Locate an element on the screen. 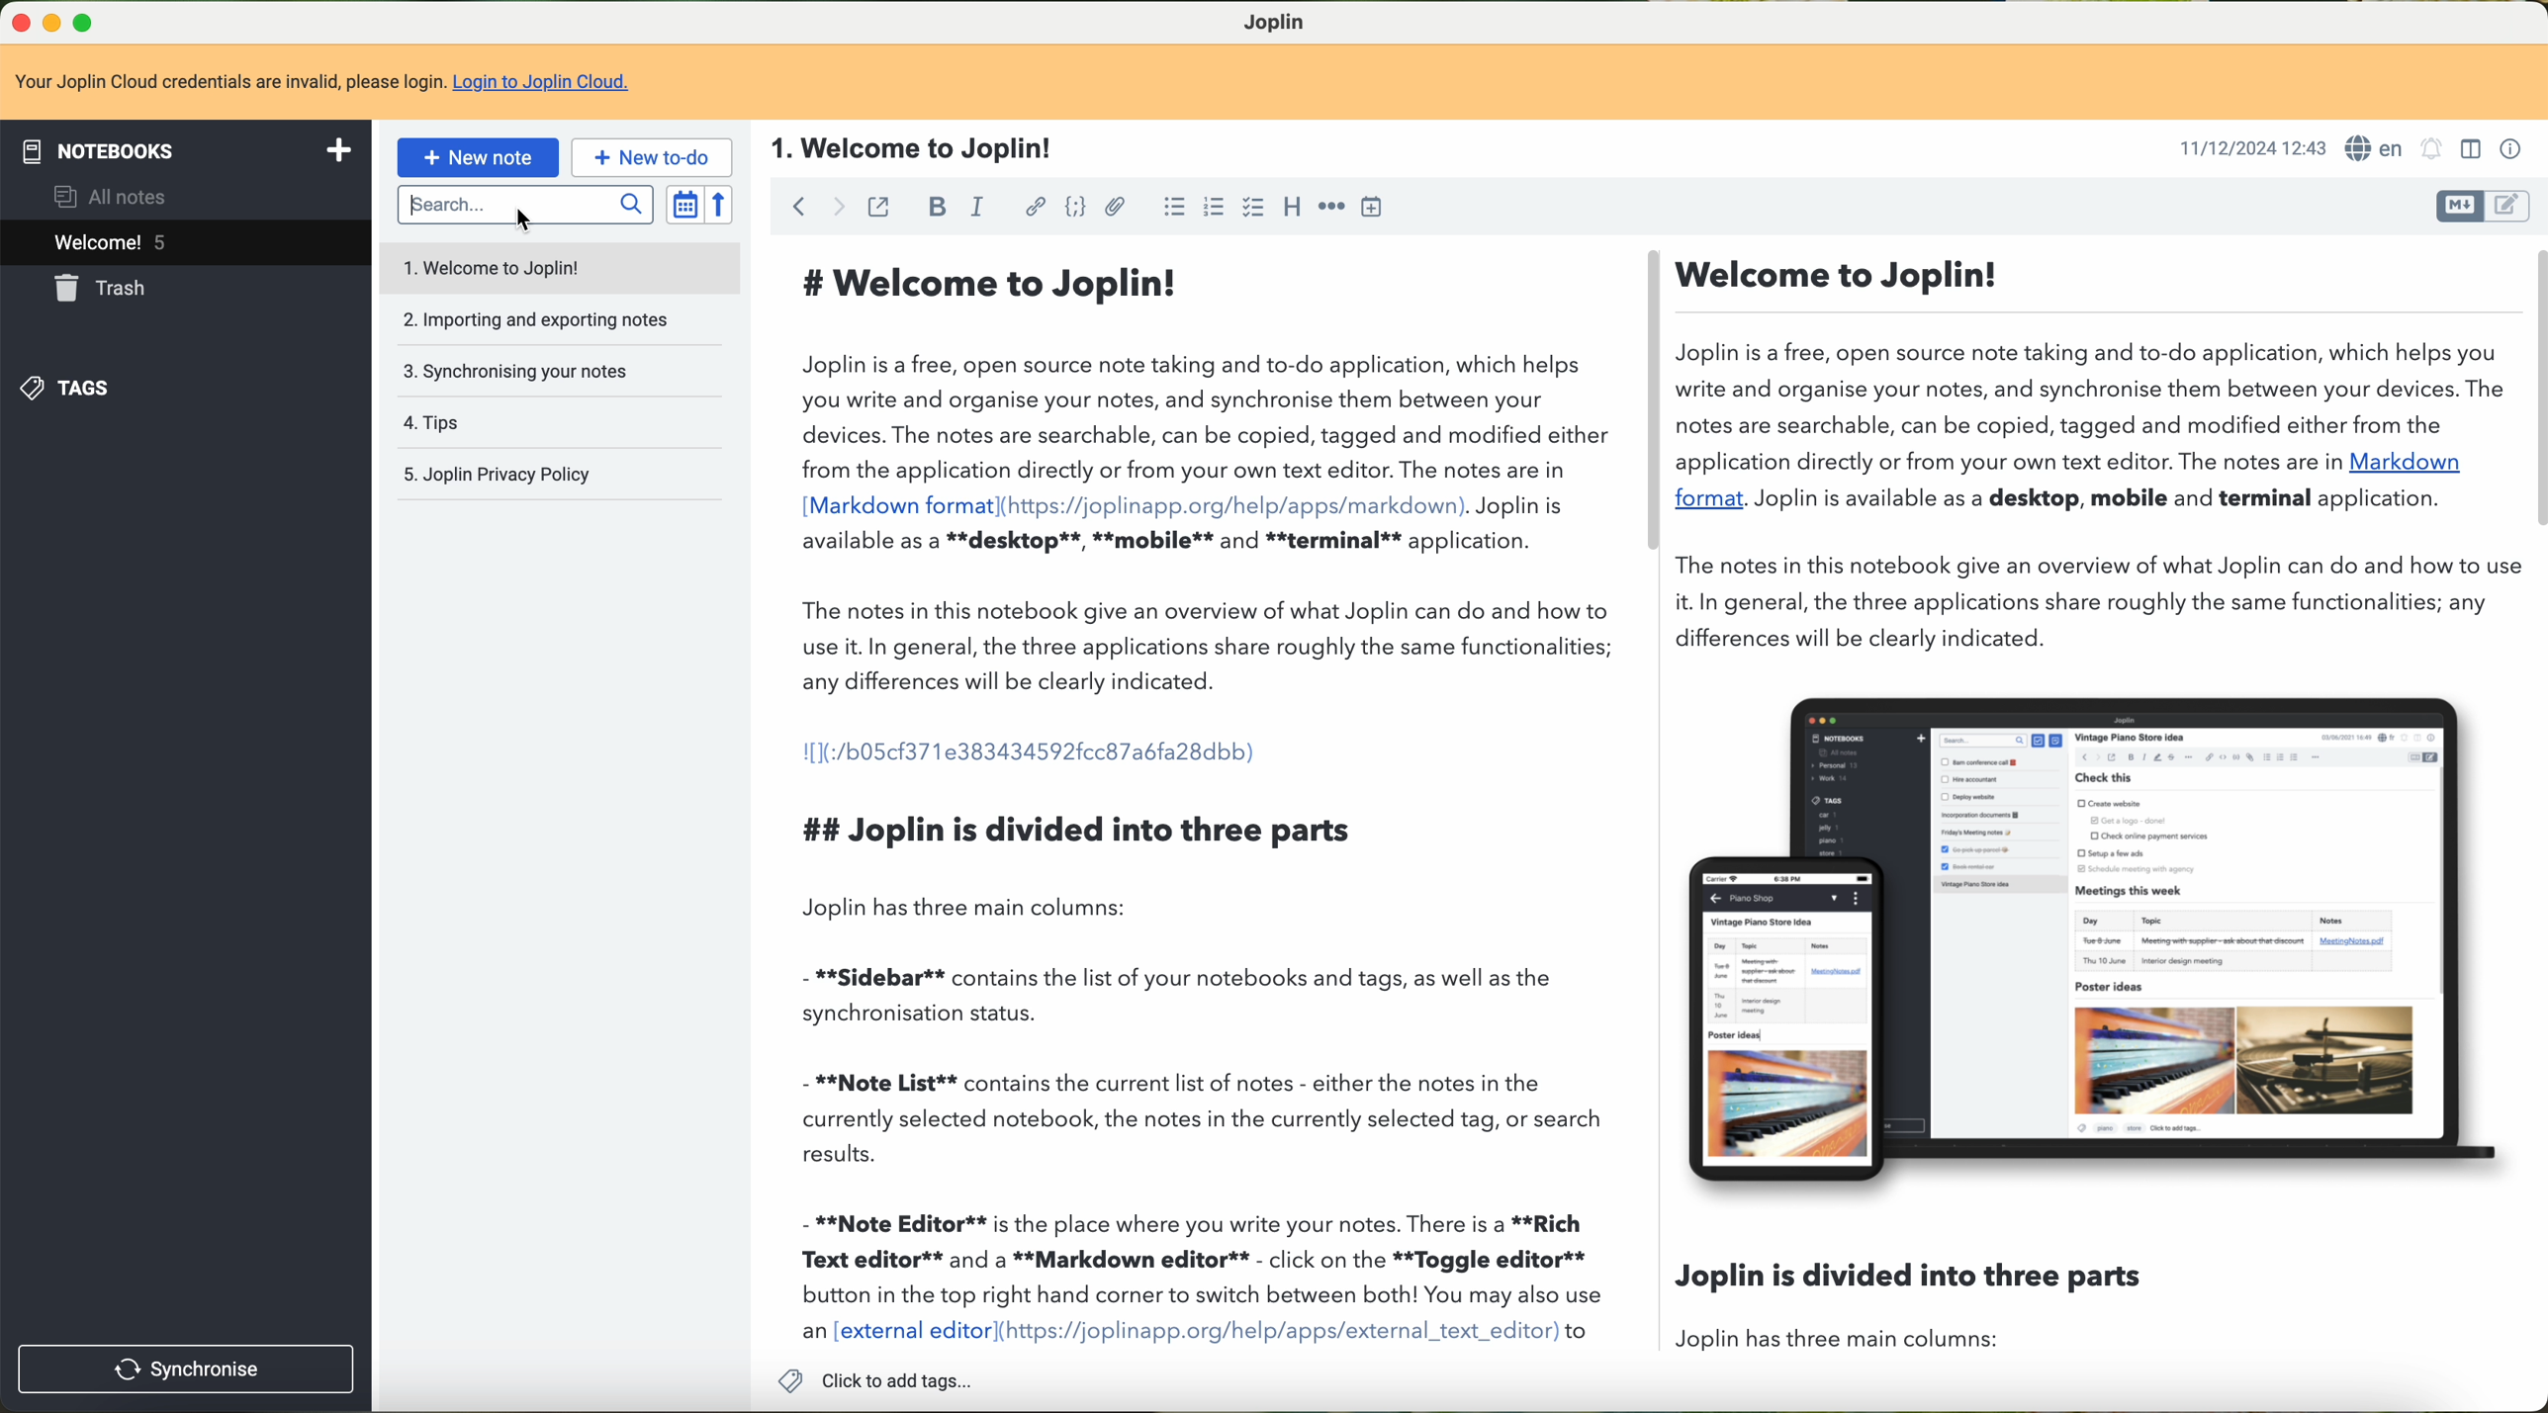 The height and width of the screenshot is (1413, 2548). bulleted list is located at coordinates (1212, 208).